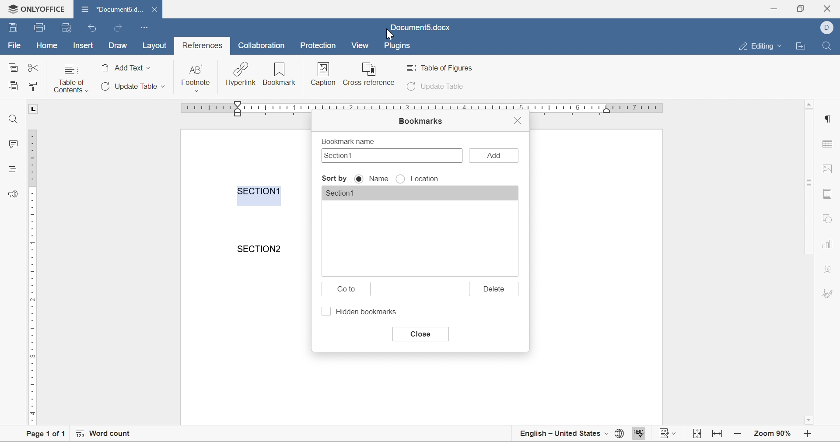 The image size is (840, 442). I want to click on save, so click(13, 26).